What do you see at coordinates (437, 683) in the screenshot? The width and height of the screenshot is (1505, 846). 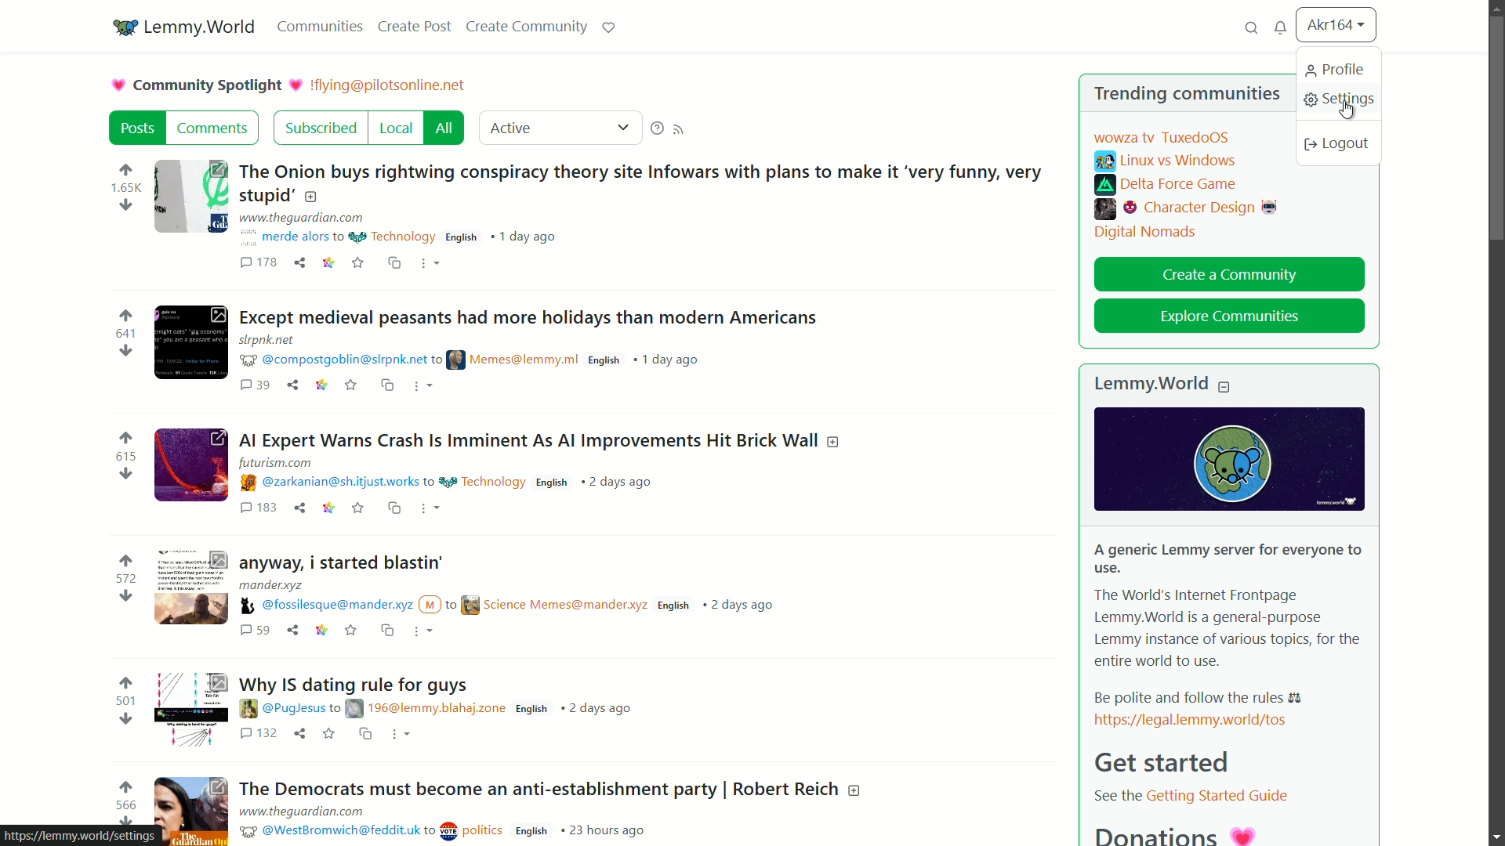 I see `post-5` at bounding box center [437, 683].